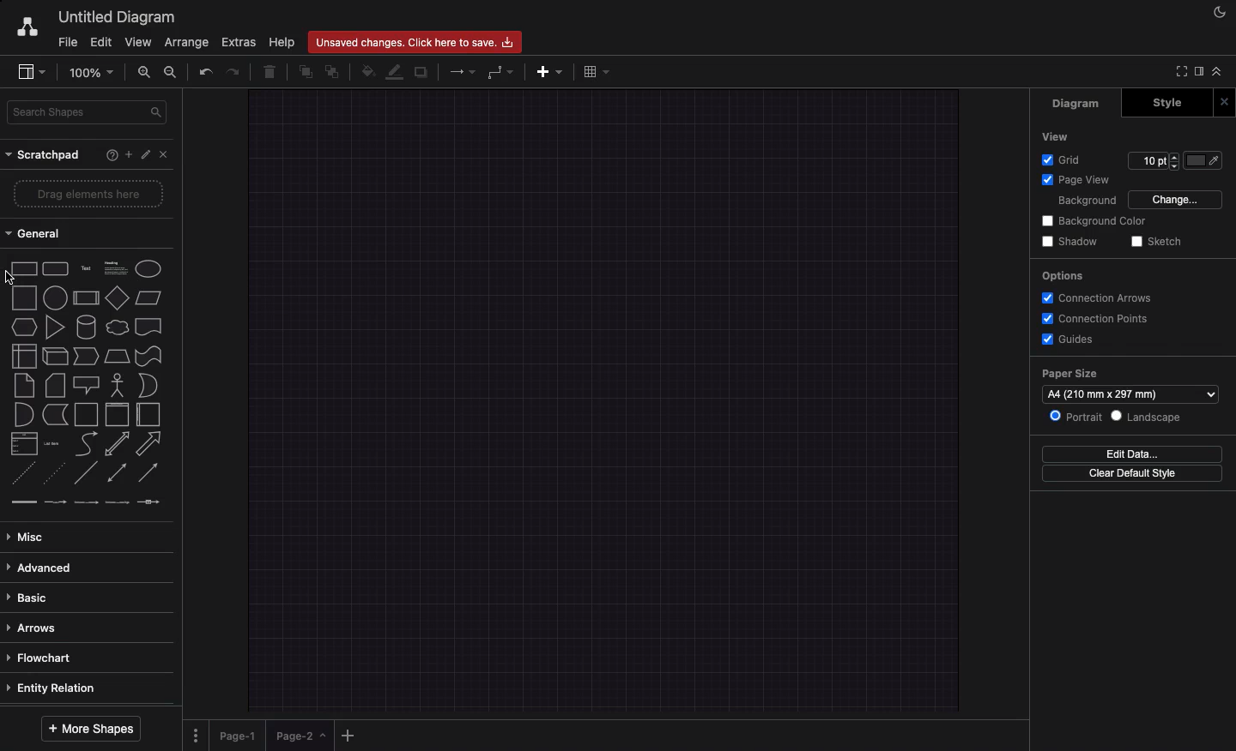 The width and height of the screenshot is (1236, 751). Describe the element at coordinates (348, 735) in the screenshot. I see `Add` at that location.